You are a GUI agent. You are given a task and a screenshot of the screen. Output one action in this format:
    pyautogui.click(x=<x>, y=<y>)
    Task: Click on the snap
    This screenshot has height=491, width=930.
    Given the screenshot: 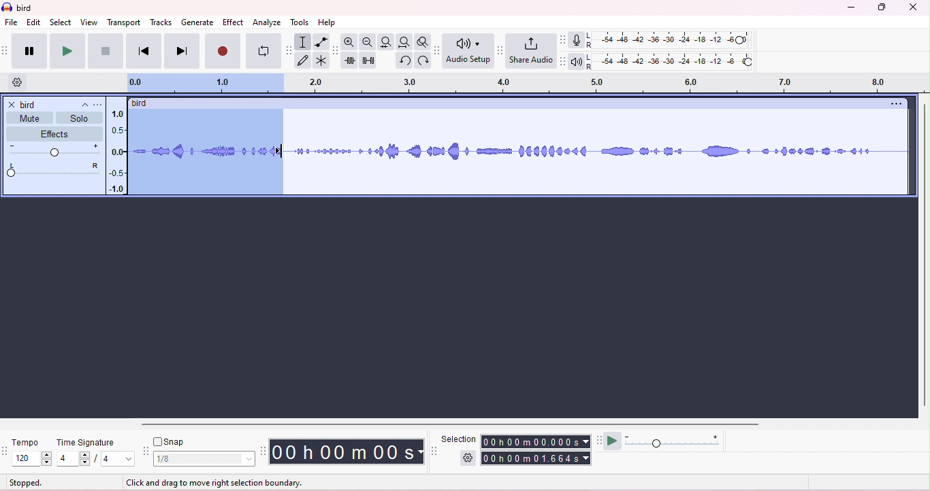 What is the action you would take?
    pyautogui.click(x=170, y=441)
    